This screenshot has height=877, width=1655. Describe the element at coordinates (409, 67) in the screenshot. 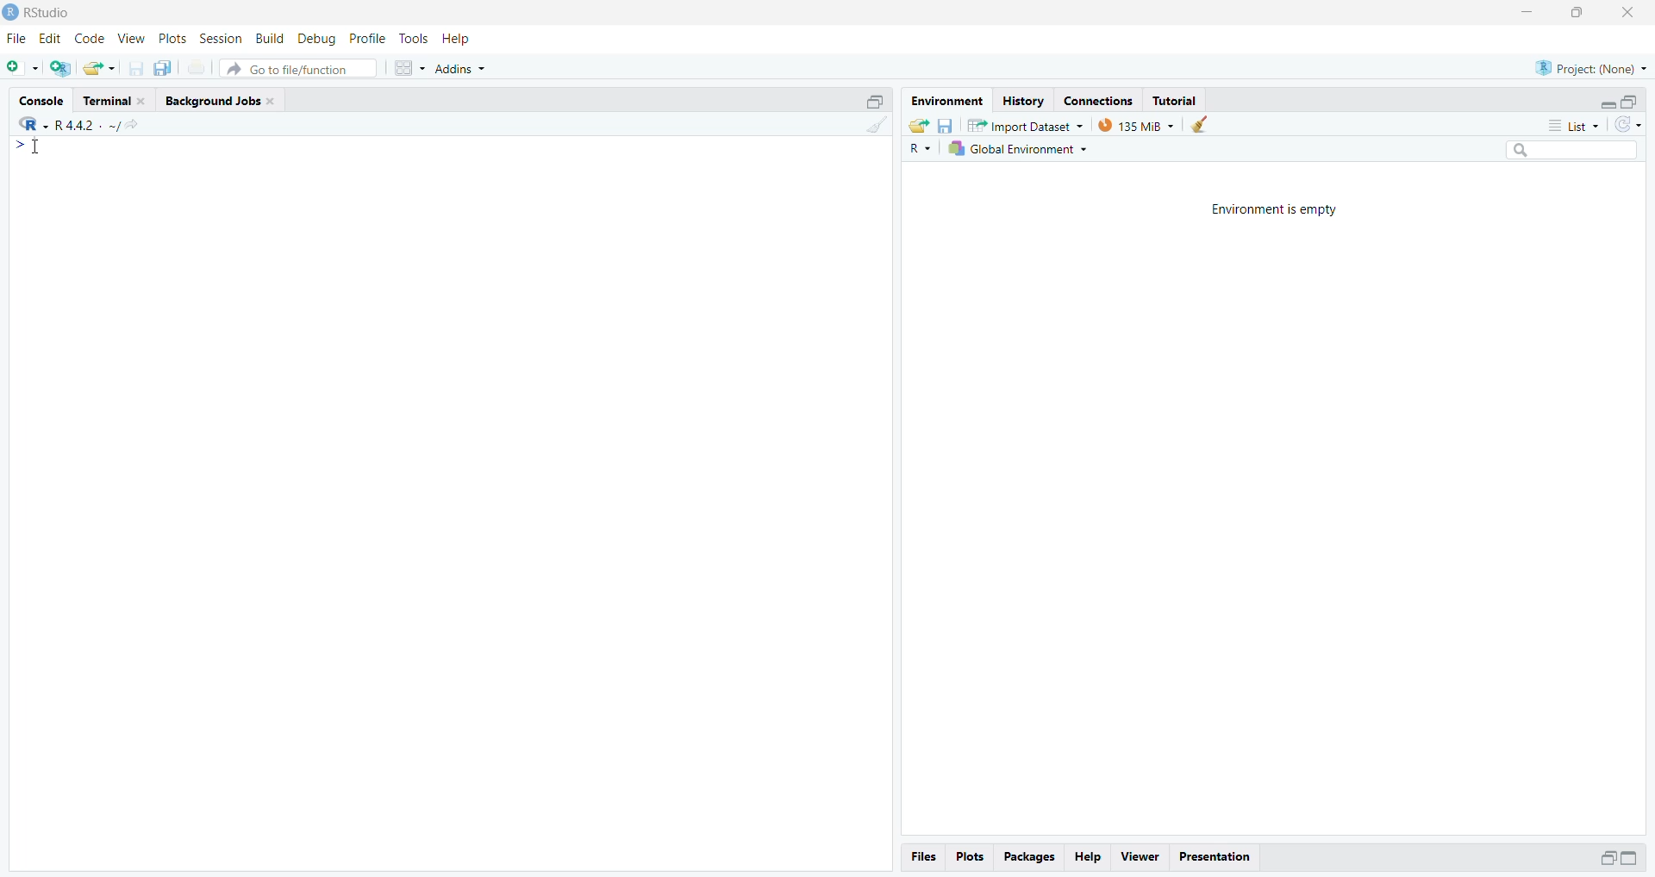

I see `Workspace panes` at that location.